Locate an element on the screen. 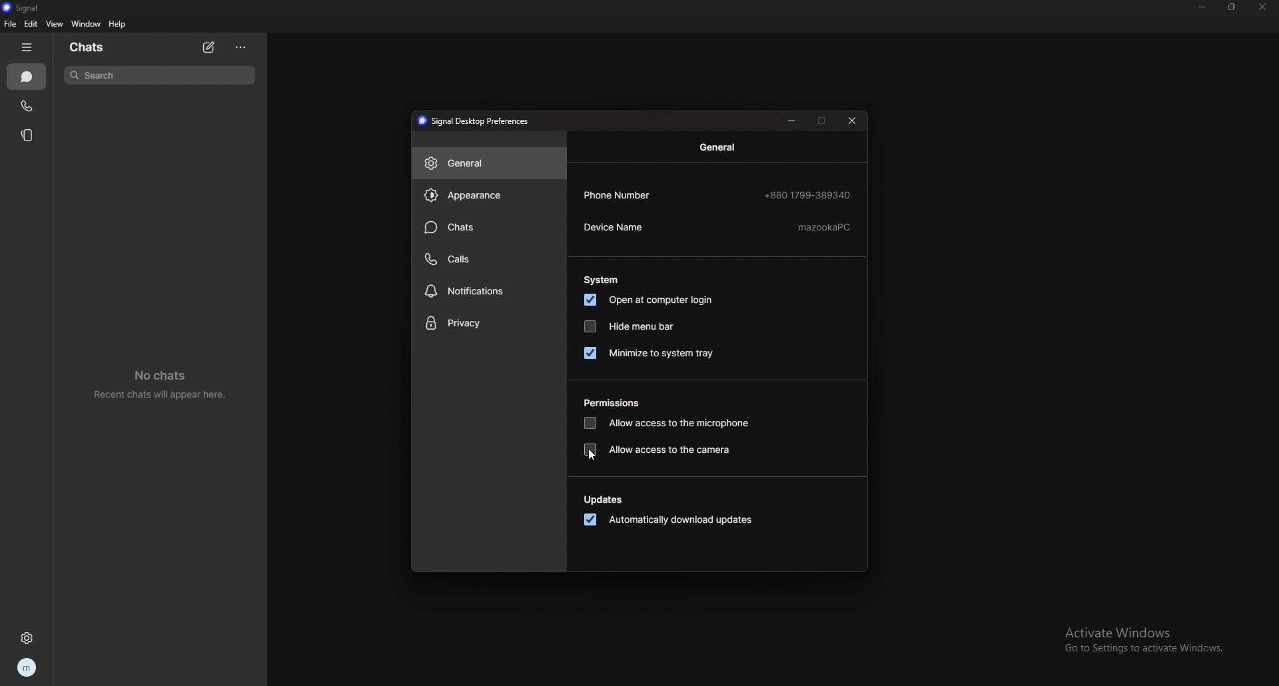 The image size is (1279, 686). close is located at coordinates (1262, 7).